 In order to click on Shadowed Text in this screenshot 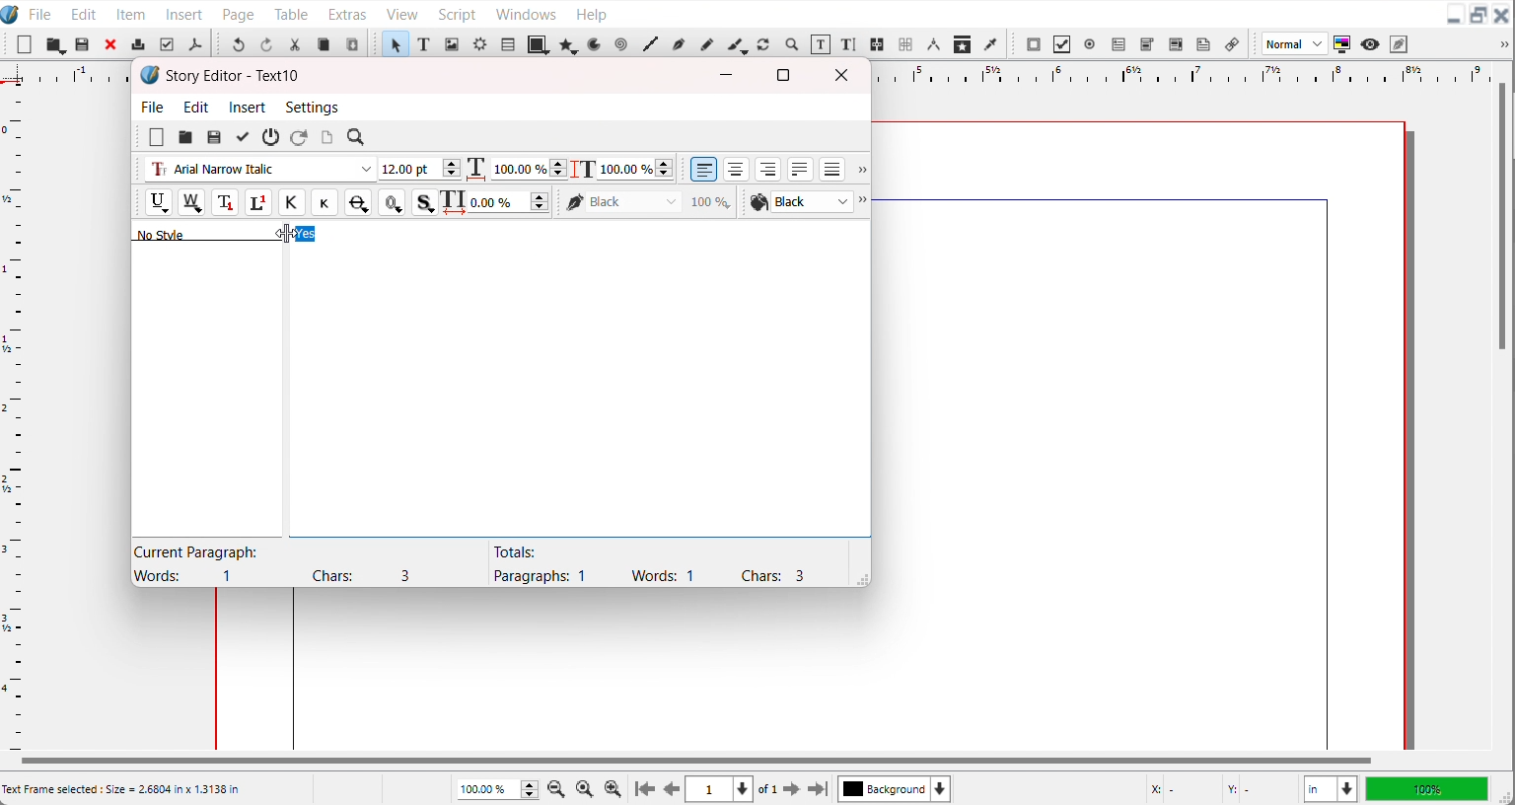, I will do `click(425, 202)`.